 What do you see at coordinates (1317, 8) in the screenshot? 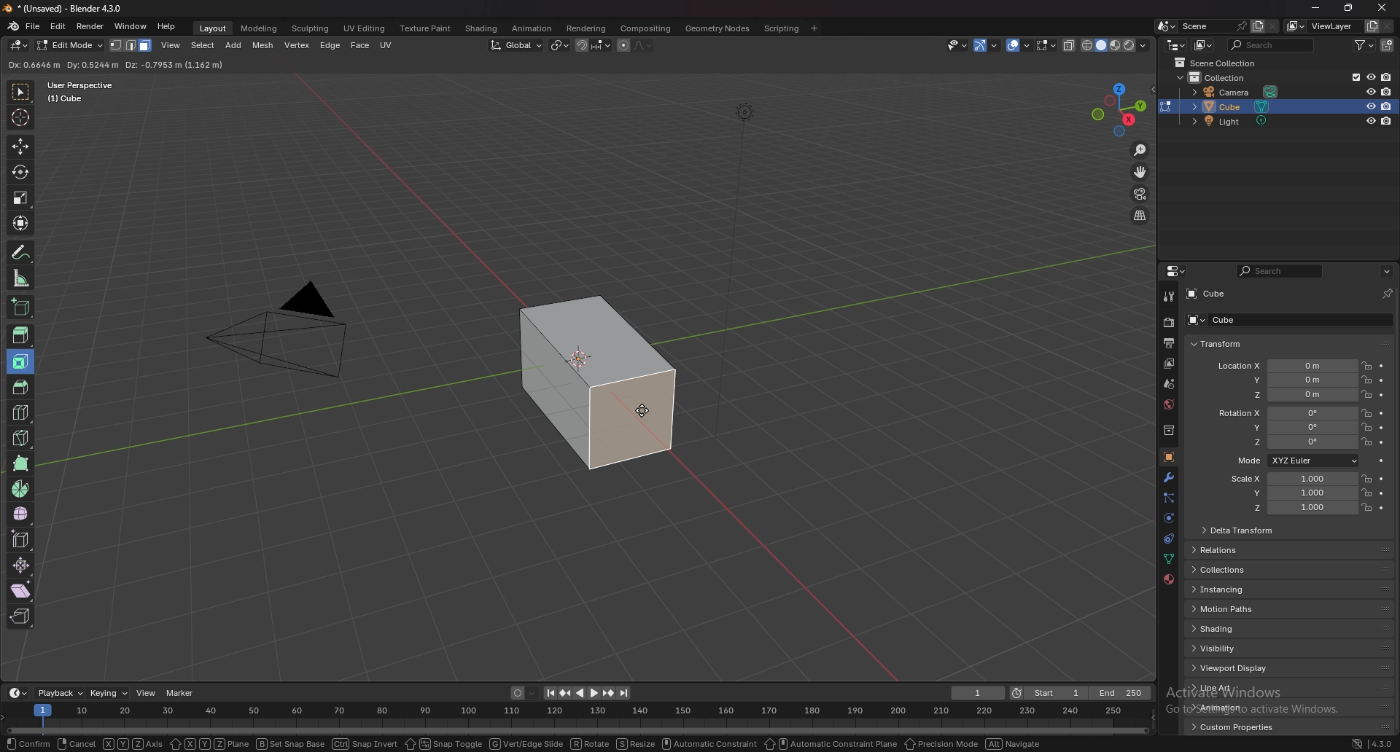
I see `minimize` at bounding box center [1317, 8].